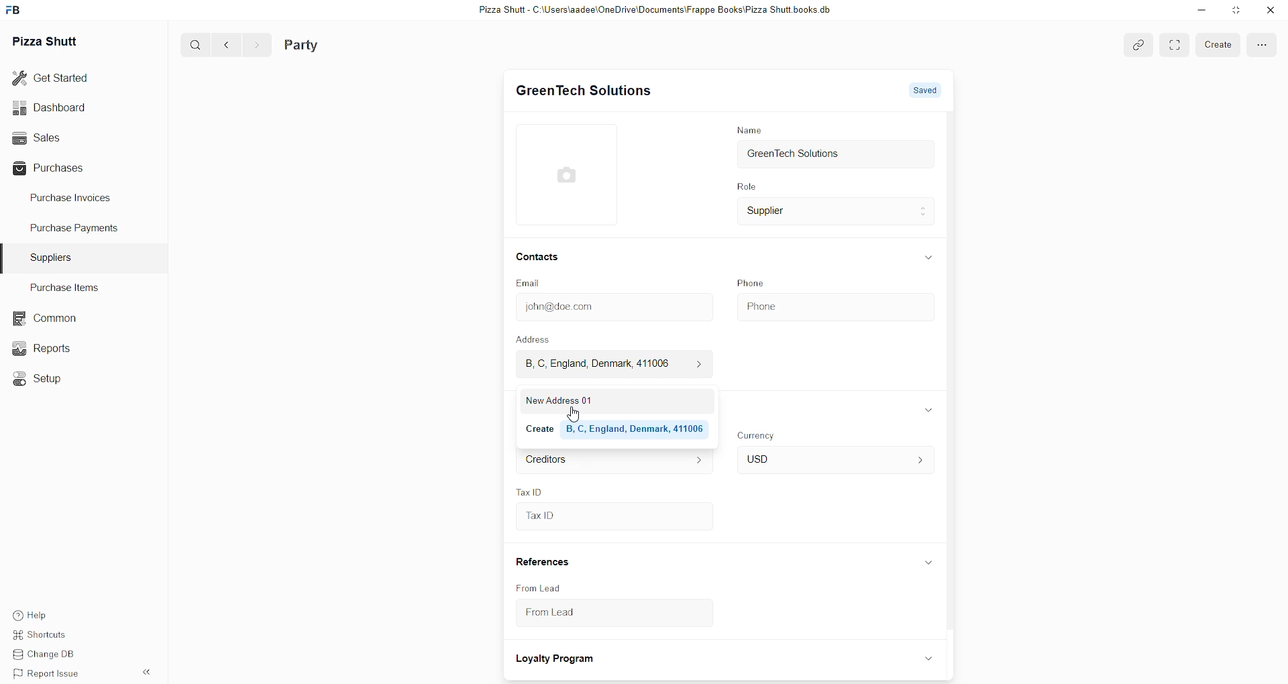  What do you see at coordinates (1214, 44) in the screenshot?
I see `create` at bounding box center [1214, 44].